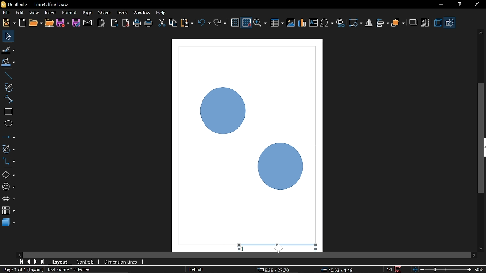  Describe the element at coordinates (261, 23) in the screenshot. I see `Zoom` at that location.